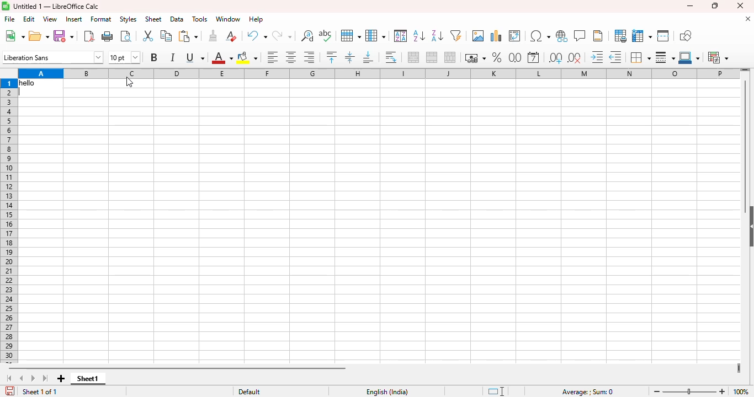 The width and height of the screenshot is (754, 397). What do you see at coordinates (496, 391) in the screenshot?
I see `standard selection` at bounding box center [496, 391].